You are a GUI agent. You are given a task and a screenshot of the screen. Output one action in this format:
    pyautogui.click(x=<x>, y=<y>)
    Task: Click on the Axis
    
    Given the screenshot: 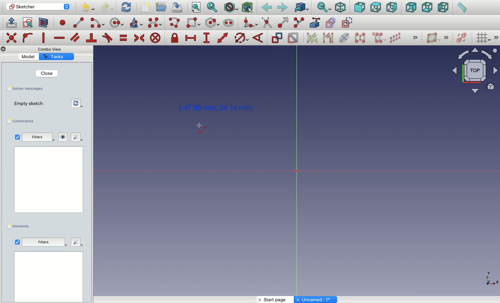 What is the action you would take?
    pyautogui.click(x=297, y=173)
    